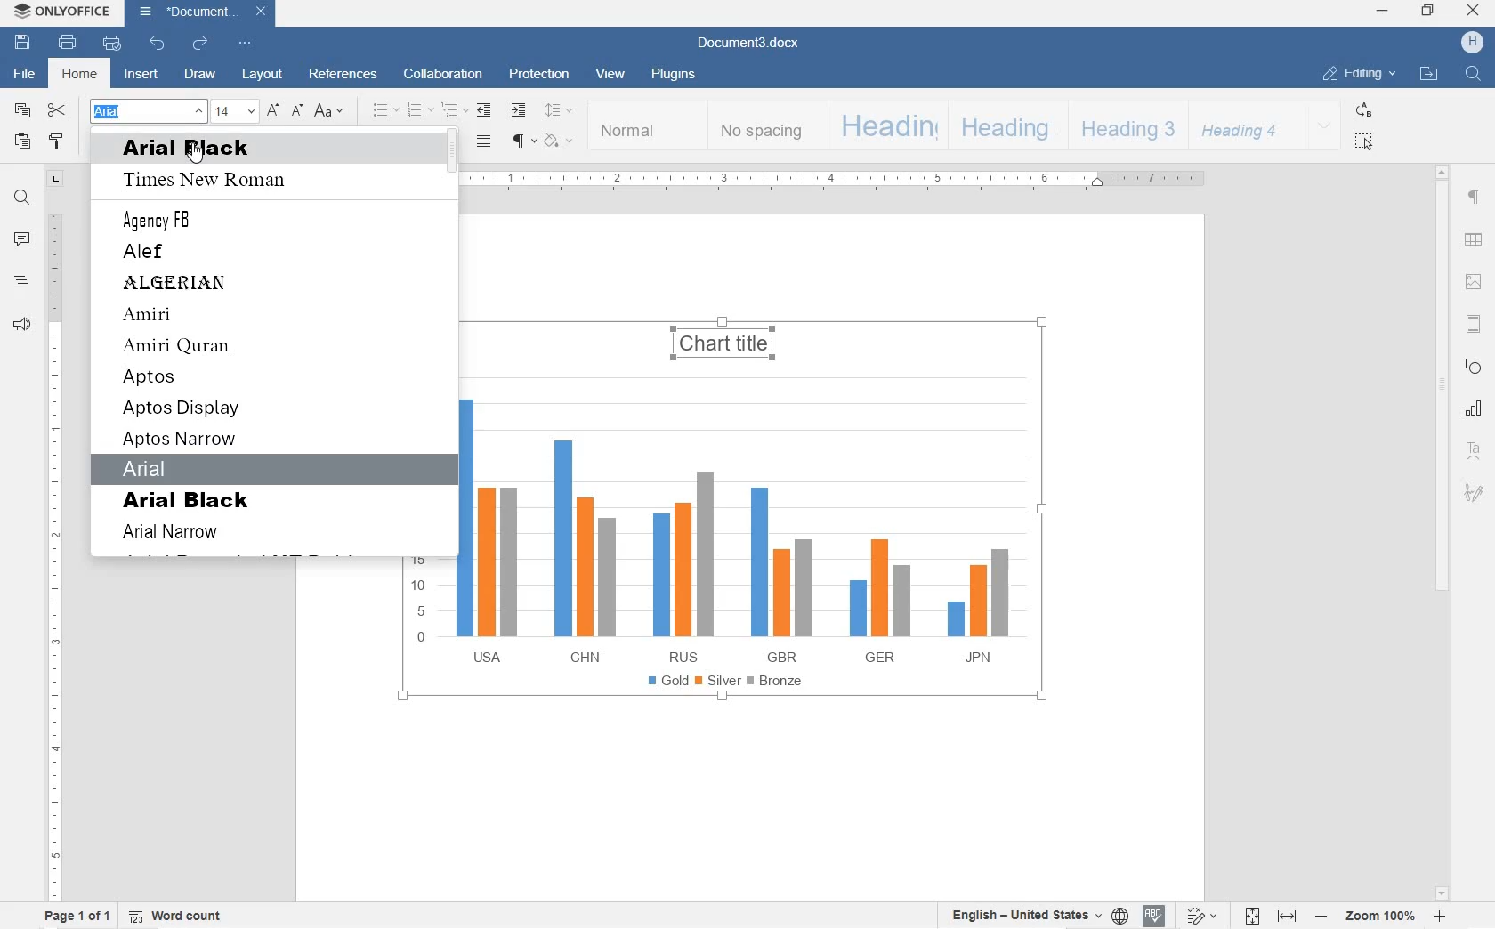 The height and width of the screenshot is (929, 1495). I want to click on NO SPACING, so click(763, 127).